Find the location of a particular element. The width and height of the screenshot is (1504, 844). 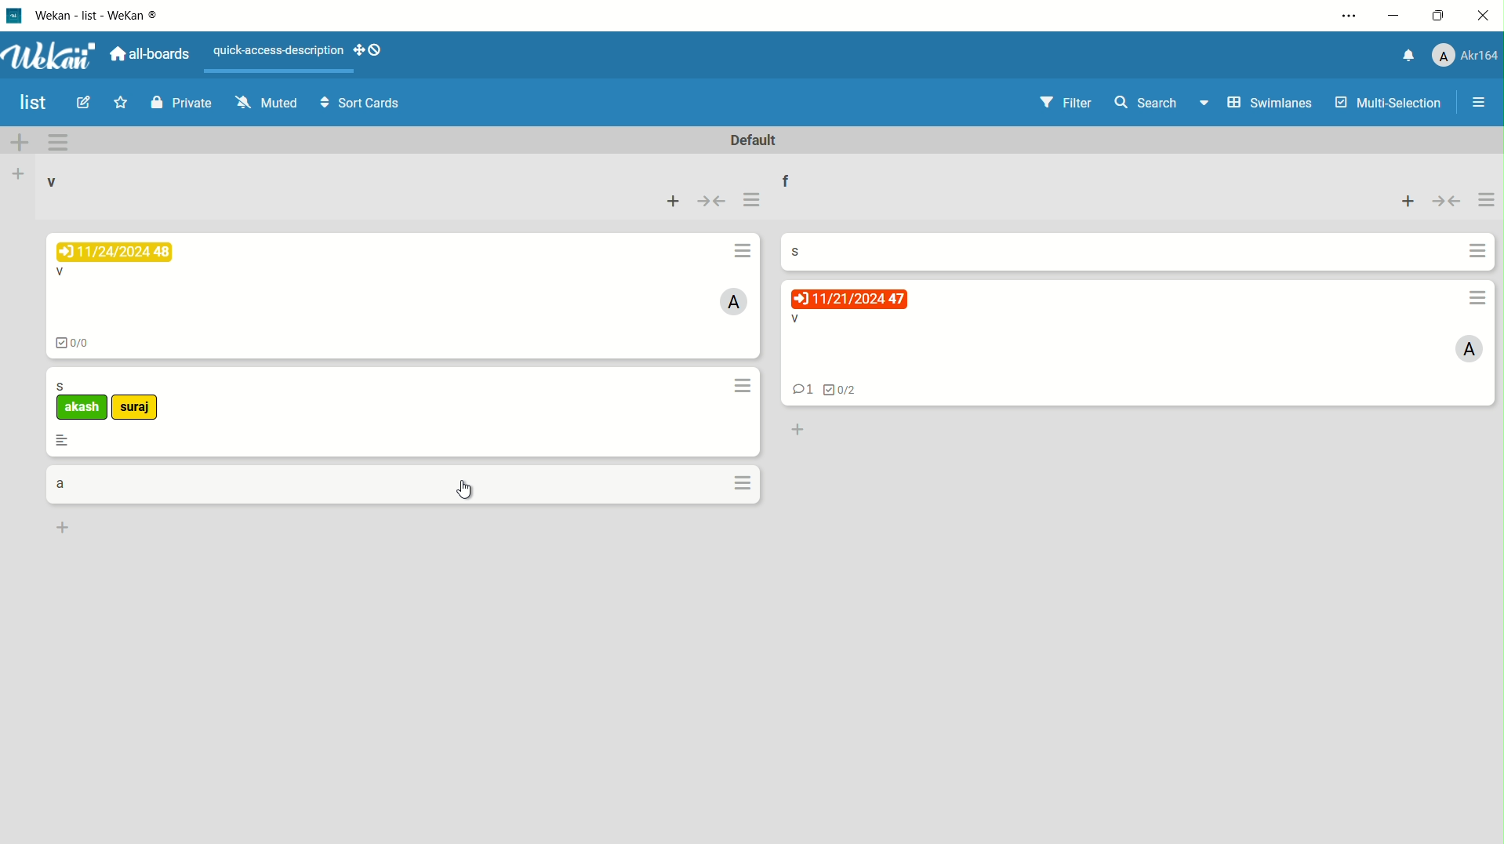

board name is located at coordinates (31, 103).